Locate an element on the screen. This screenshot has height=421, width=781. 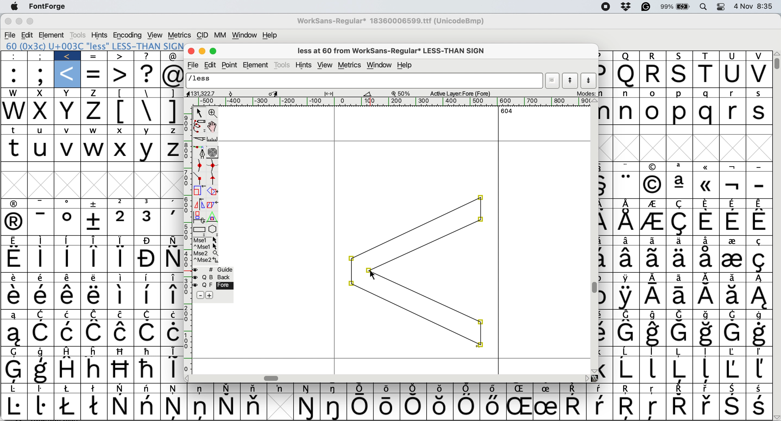
= is located at coordinates (95, 74).